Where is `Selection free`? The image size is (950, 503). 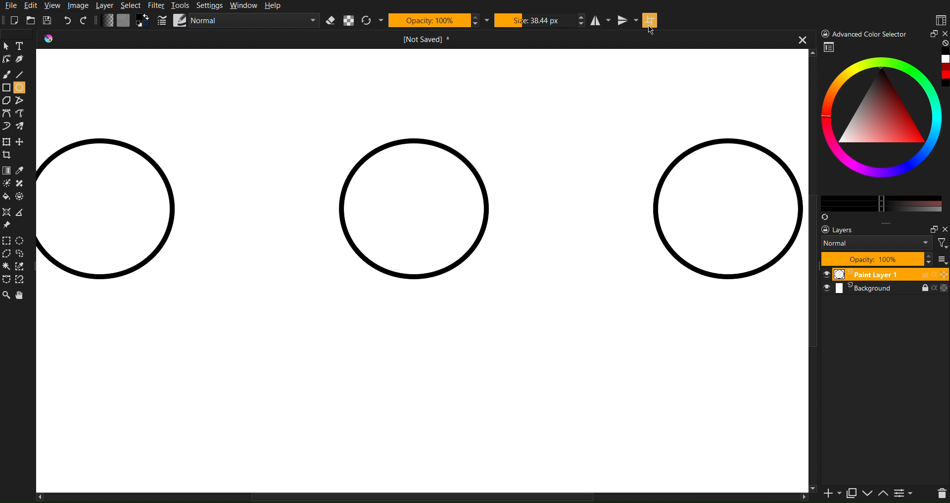
Selection free is located at coordinates (20, 254).